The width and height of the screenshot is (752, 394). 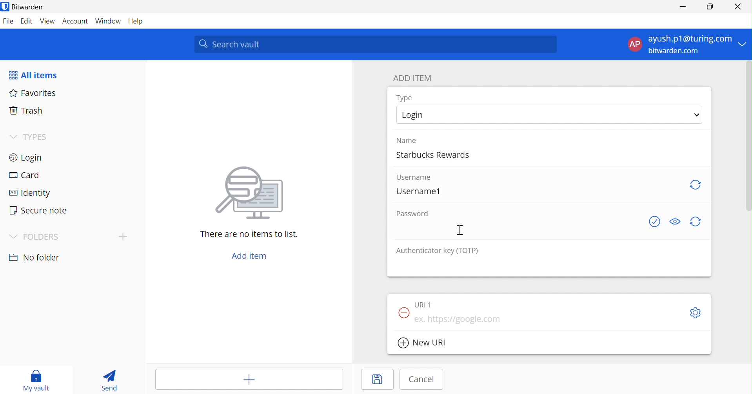 What do you see at coordinates (402, 313) in the screenshot?
I see `Remove` at bounding box center [402, 313].